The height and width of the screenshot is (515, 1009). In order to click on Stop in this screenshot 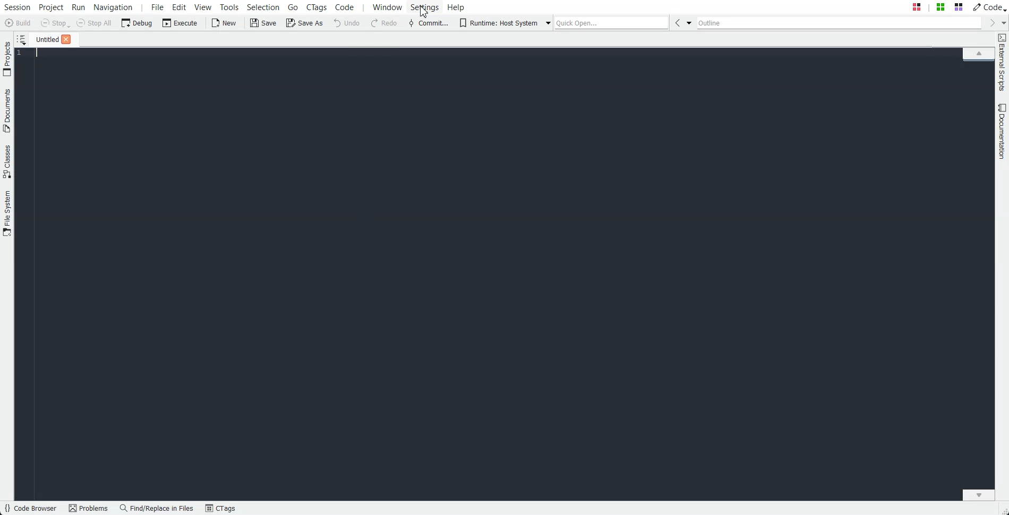, I will do `click(55, 23)`.